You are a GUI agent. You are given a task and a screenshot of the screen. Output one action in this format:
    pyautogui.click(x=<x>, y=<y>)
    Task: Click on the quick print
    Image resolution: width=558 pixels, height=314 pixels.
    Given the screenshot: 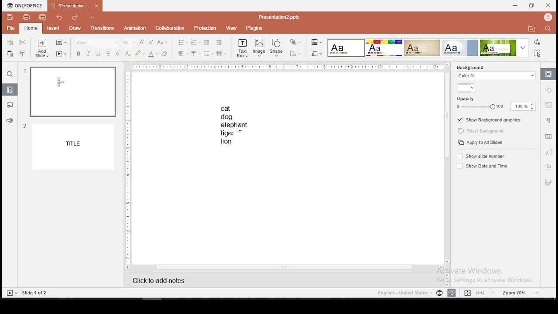 What is the action you would take?
    pyautogui.click(x=43, y=17)
    